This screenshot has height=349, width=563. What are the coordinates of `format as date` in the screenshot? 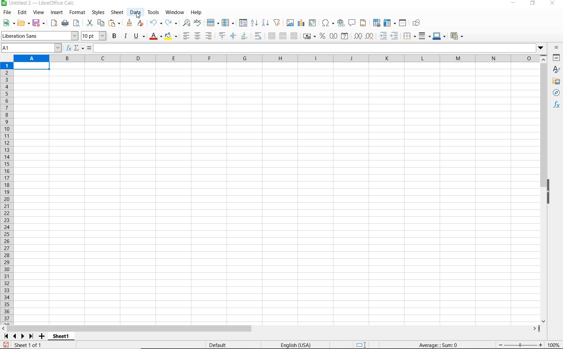 It's located at (345, 36).